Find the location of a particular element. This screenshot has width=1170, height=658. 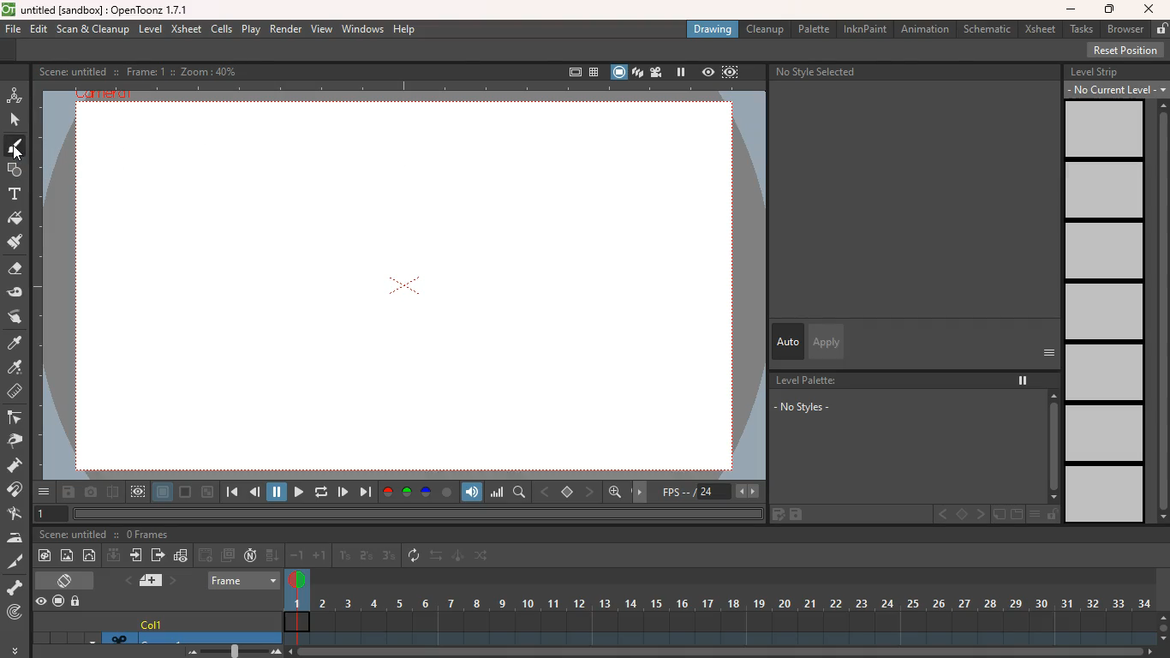

forward is located at coordinates (365, 493).